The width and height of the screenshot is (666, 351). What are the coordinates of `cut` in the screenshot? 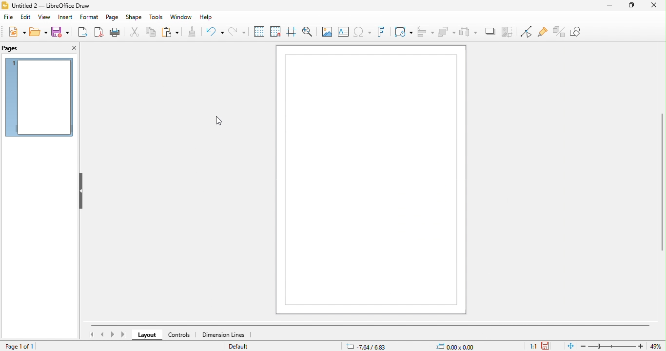 It's located at (135, 33).